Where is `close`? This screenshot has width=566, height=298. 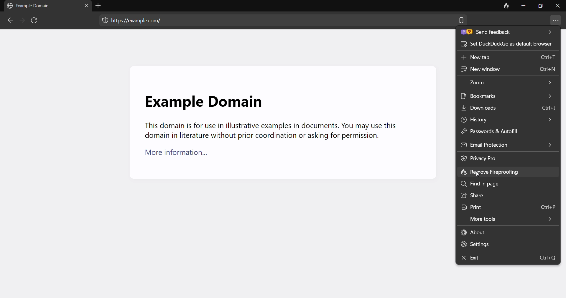
close is located at coordinates (557, 7).